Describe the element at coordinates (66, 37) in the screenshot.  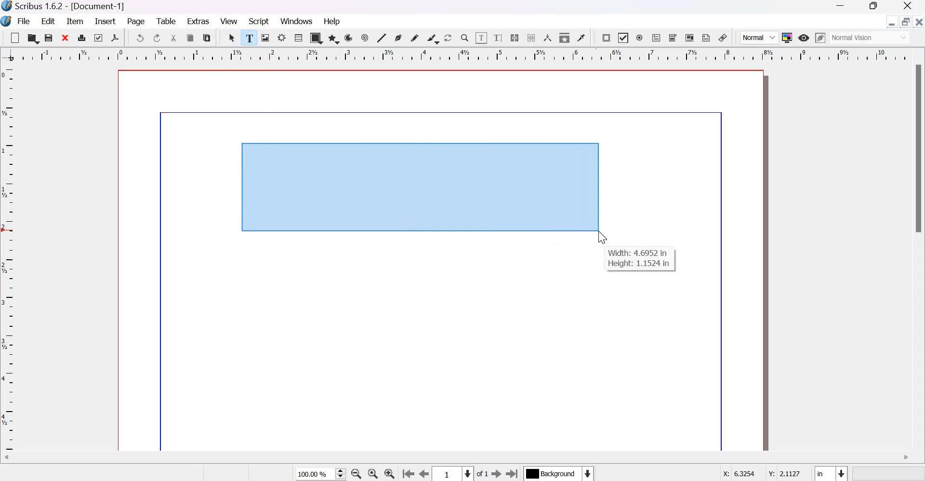
I see `close` at that location.